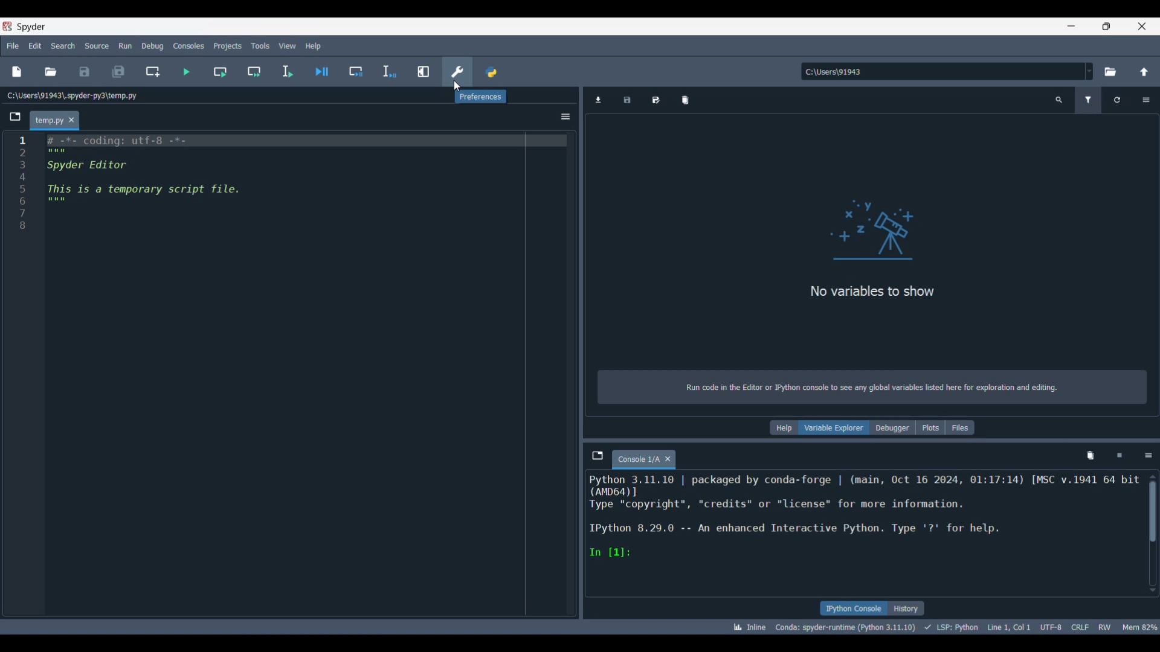 The width and height of the screenshot is (1160, 652). Describe the element at coordinates (85, 72) in the screenshot. I see `Save file` at that location.